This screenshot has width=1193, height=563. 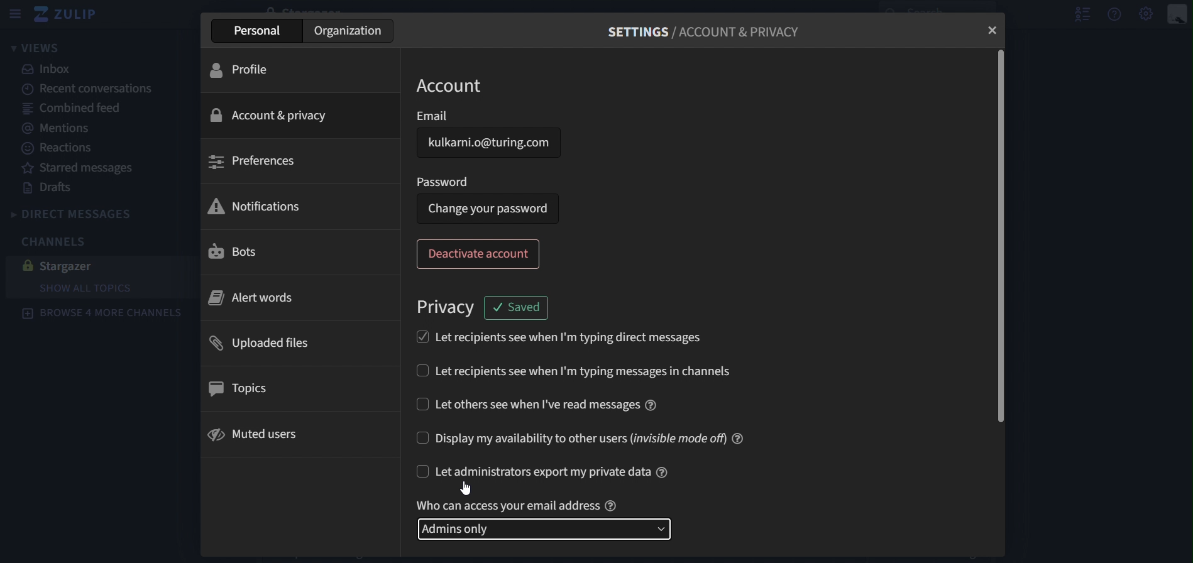 What do you see at coordinates (432, 116) in the screenshot?
I see `email` at bounding box center [432, 116].